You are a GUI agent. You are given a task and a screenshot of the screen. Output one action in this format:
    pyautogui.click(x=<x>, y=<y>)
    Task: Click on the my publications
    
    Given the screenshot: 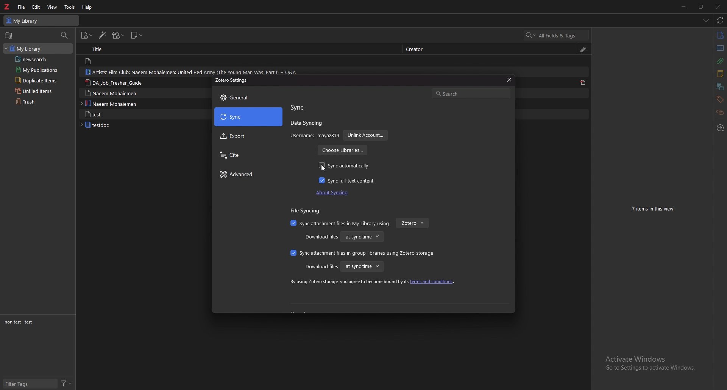 What is the action you would take?
    pyautogui.click(x=38, y=70)
    